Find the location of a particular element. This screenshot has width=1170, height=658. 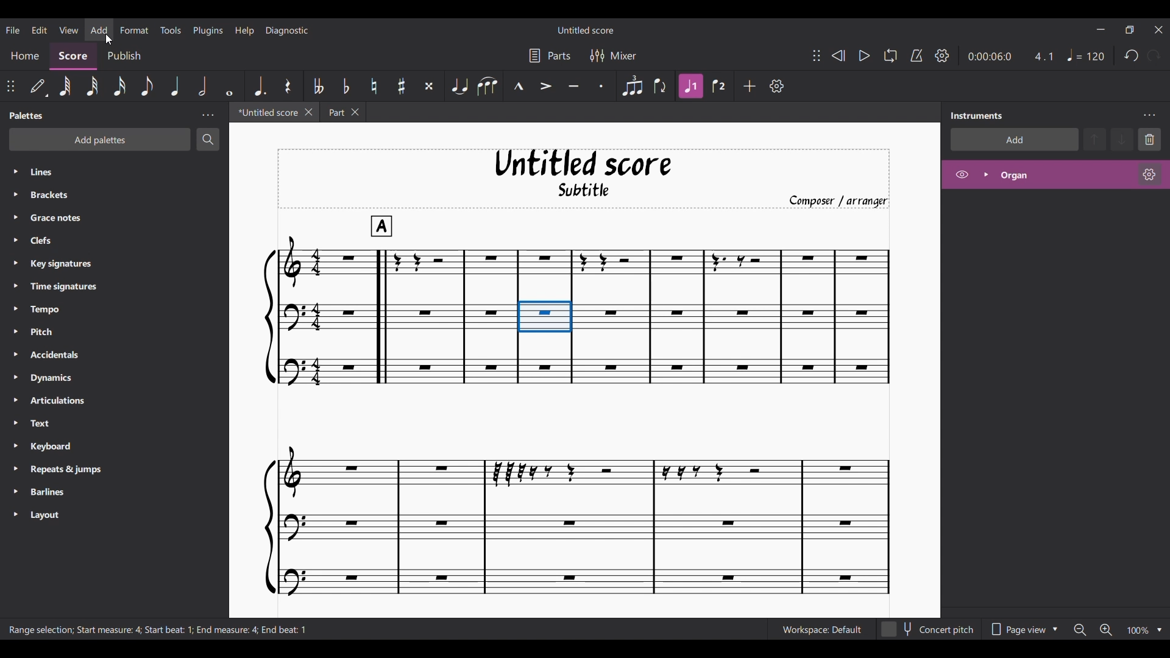

Diagnostic menu is located at coordinates (287, 30).